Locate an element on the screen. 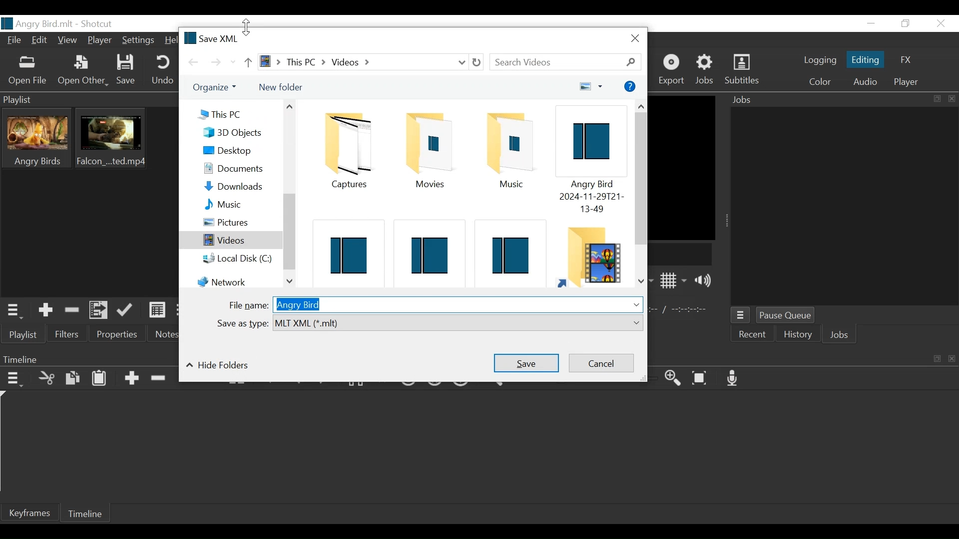  Timeline Panel is located at coordinates (88, 358).